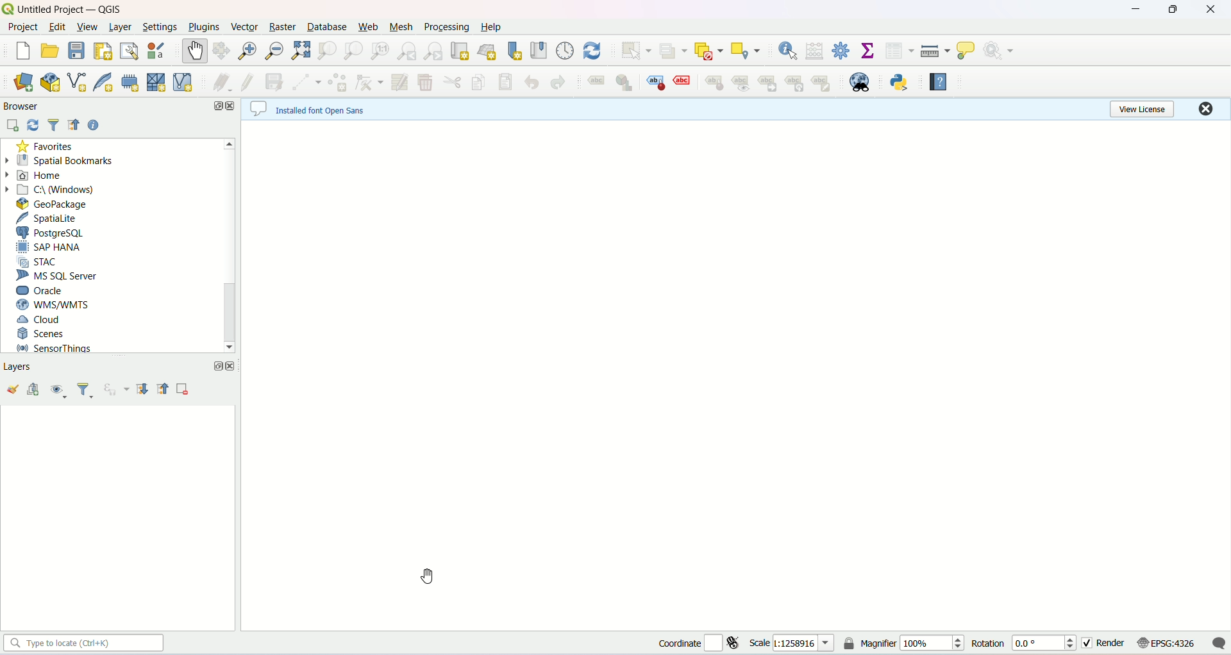 The width and height of the screenshot is (1231, 655). What do you see at coordinates (448, 27) in the screenshot?
I see `processing` at bounding box center [448, 27].